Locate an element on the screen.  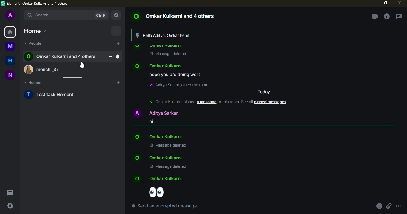
attach is located at coordinates (389, 206).